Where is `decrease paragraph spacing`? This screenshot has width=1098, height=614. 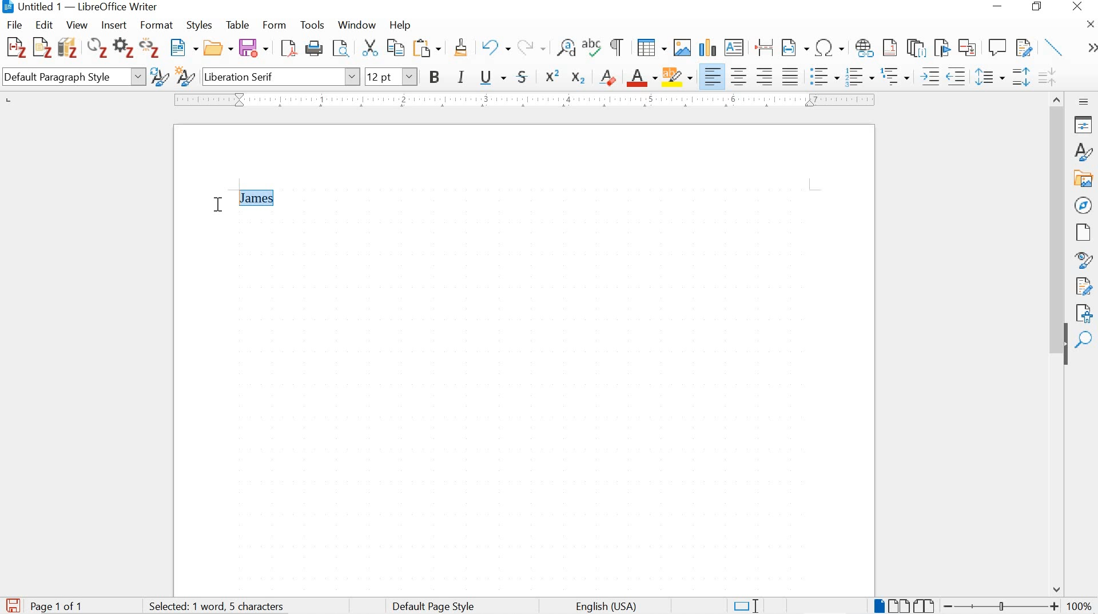
decrease paragraph spacing is located at coordinates (1047, 78).